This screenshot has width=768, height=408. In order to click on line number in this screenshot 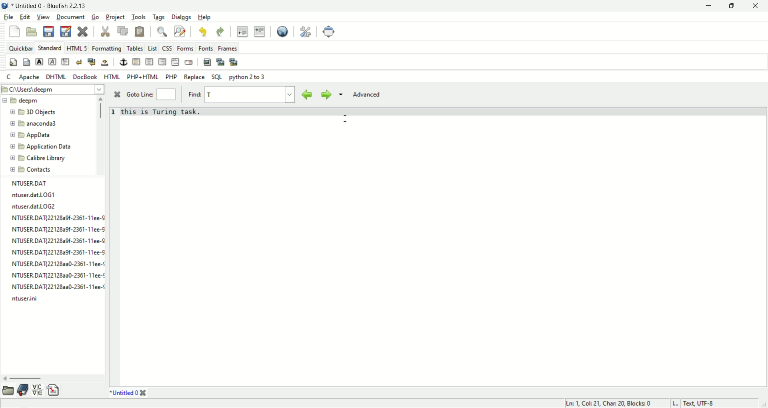, I will do `click(114, 246)`.